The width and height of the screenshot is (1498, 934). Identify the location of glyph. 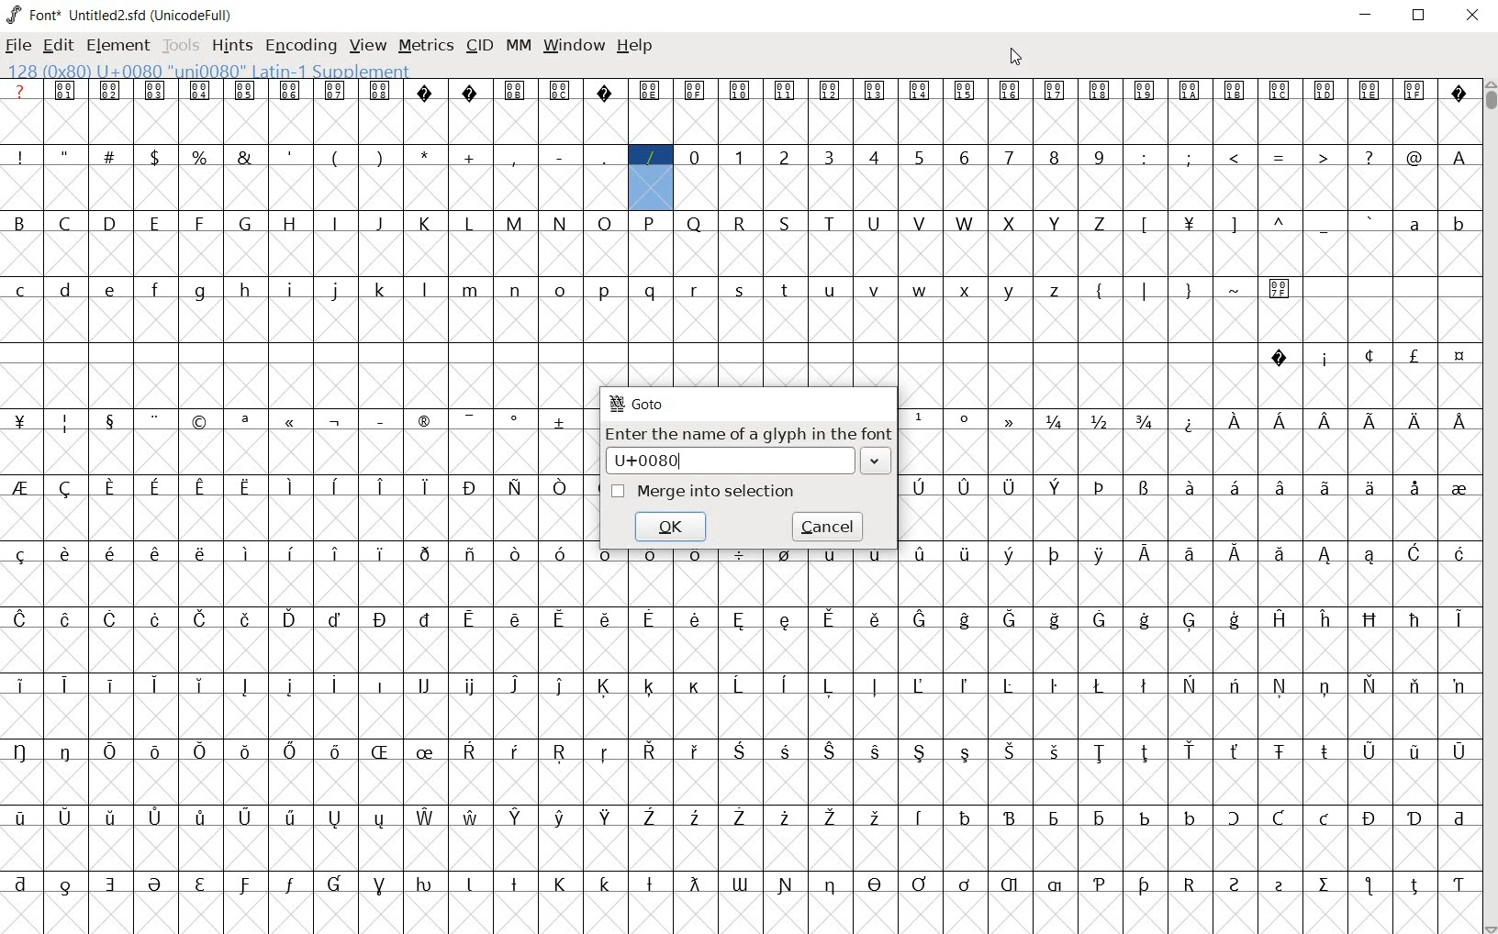
(1011, 292).